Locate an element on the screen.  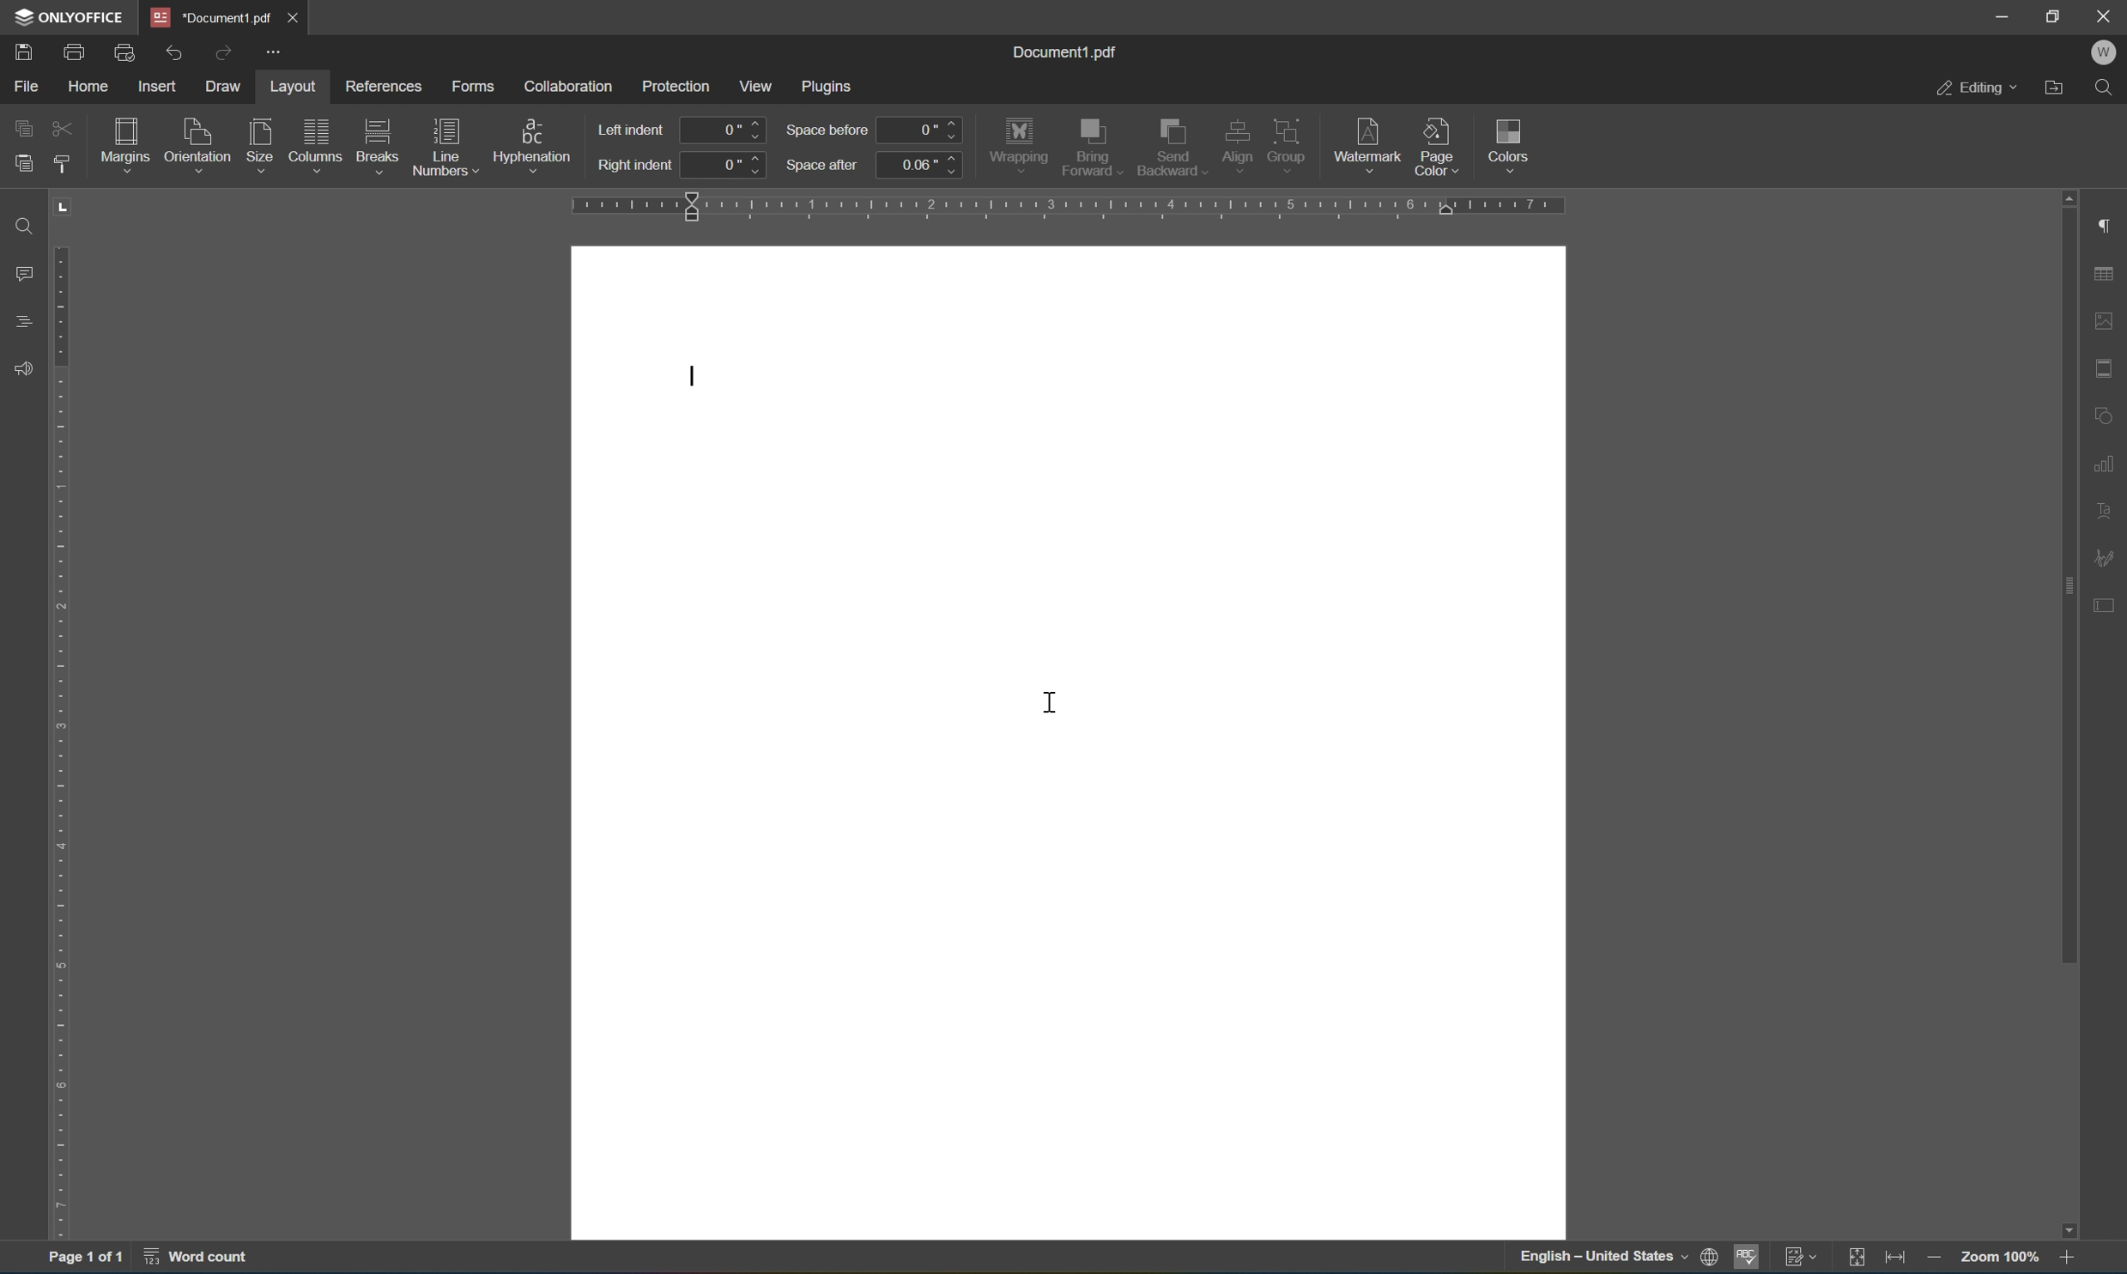
home is located at coordinates (85, 85).